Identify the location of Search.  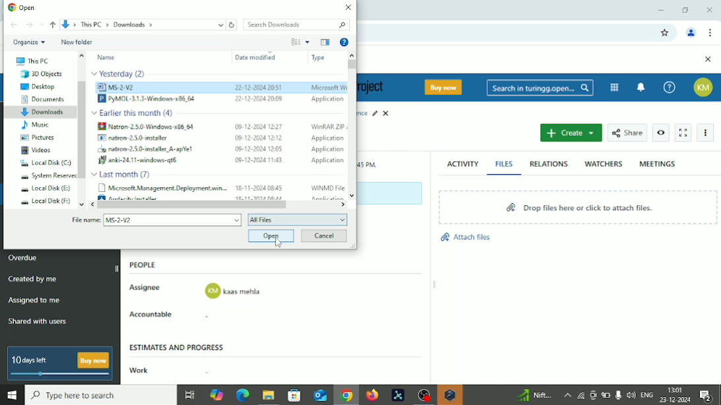
(540, 88).